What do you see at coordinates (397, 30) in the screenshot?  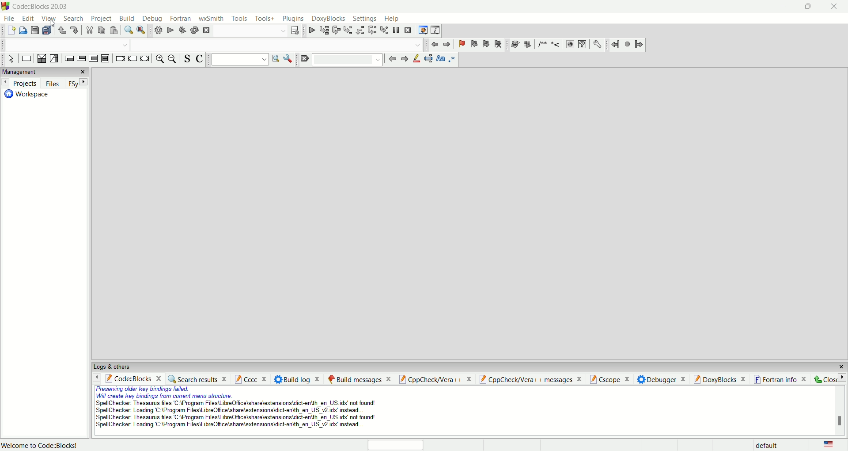 I see `break debugger` at bounding box center [397, 30].